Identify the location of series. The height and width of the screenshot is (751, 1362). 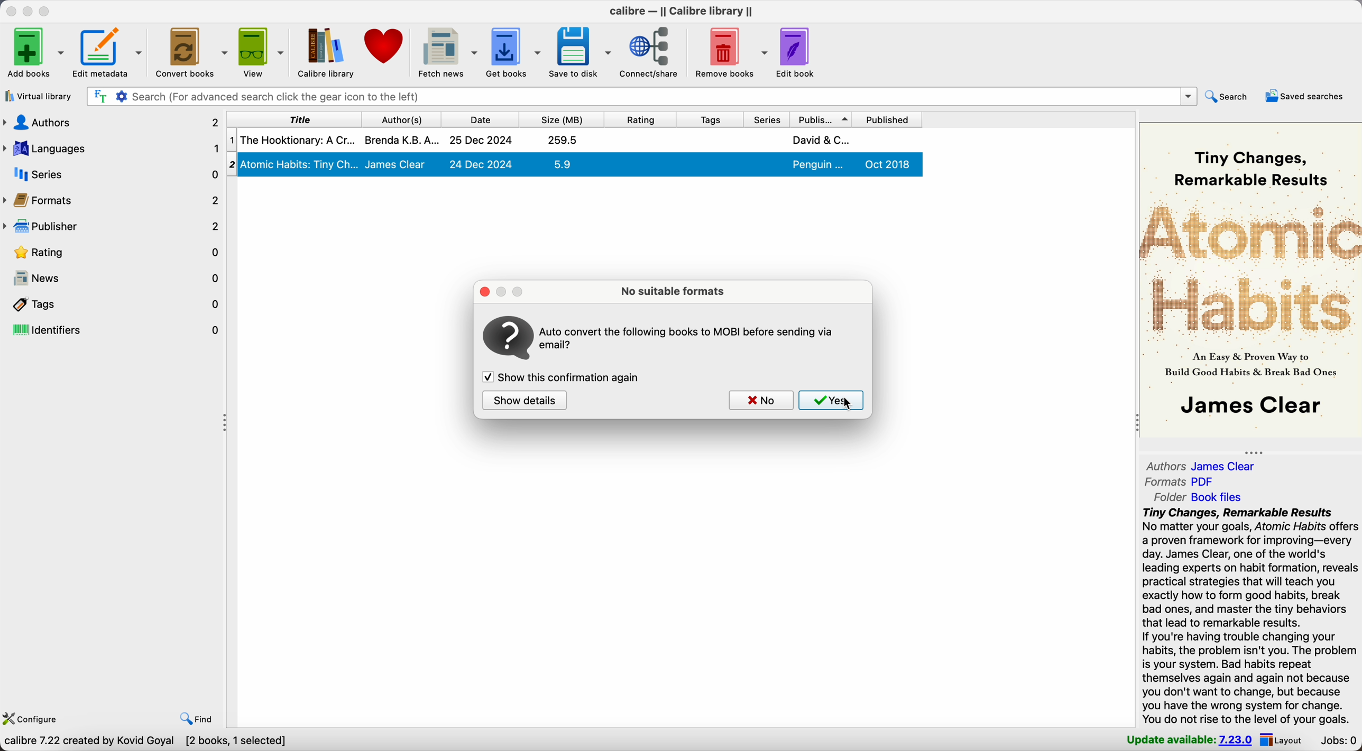
(766, 118).